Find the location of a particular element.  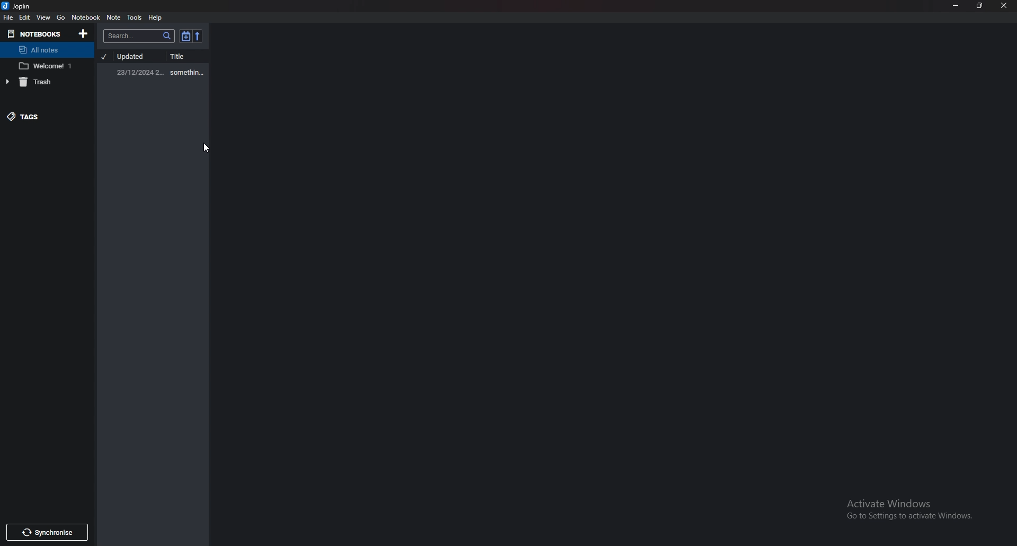

help is located at coordinates (156, 18).